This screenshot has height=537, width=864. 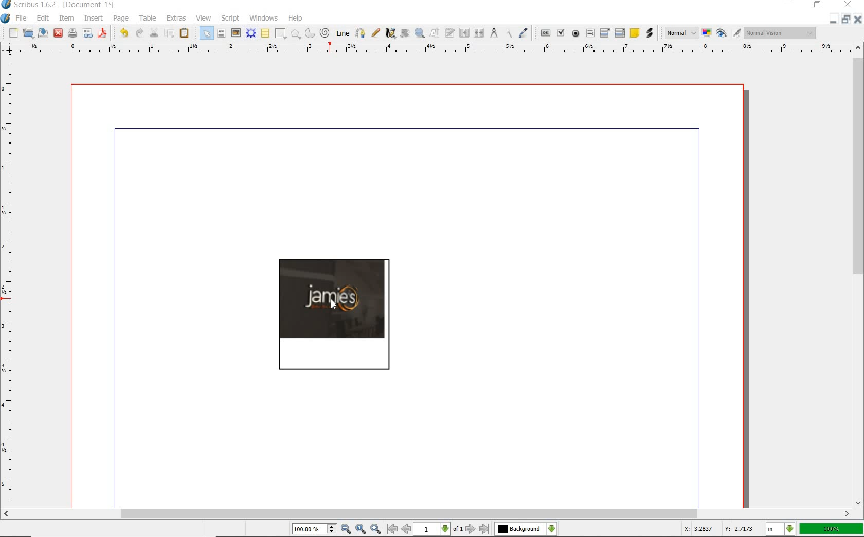 What do you see at coordinates (13, 34) in the screenshot?
I see `new` at bounding box center [13, 34].